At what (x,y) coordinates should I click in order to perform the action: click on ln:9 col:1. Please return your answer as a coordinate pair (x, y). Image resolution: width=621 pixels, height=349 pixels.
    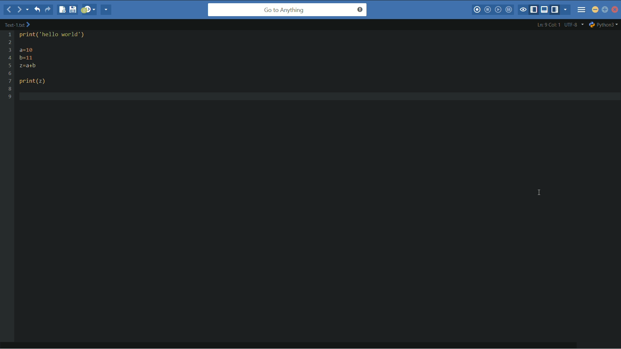
    Looking at the image, I should click on (548, 25).